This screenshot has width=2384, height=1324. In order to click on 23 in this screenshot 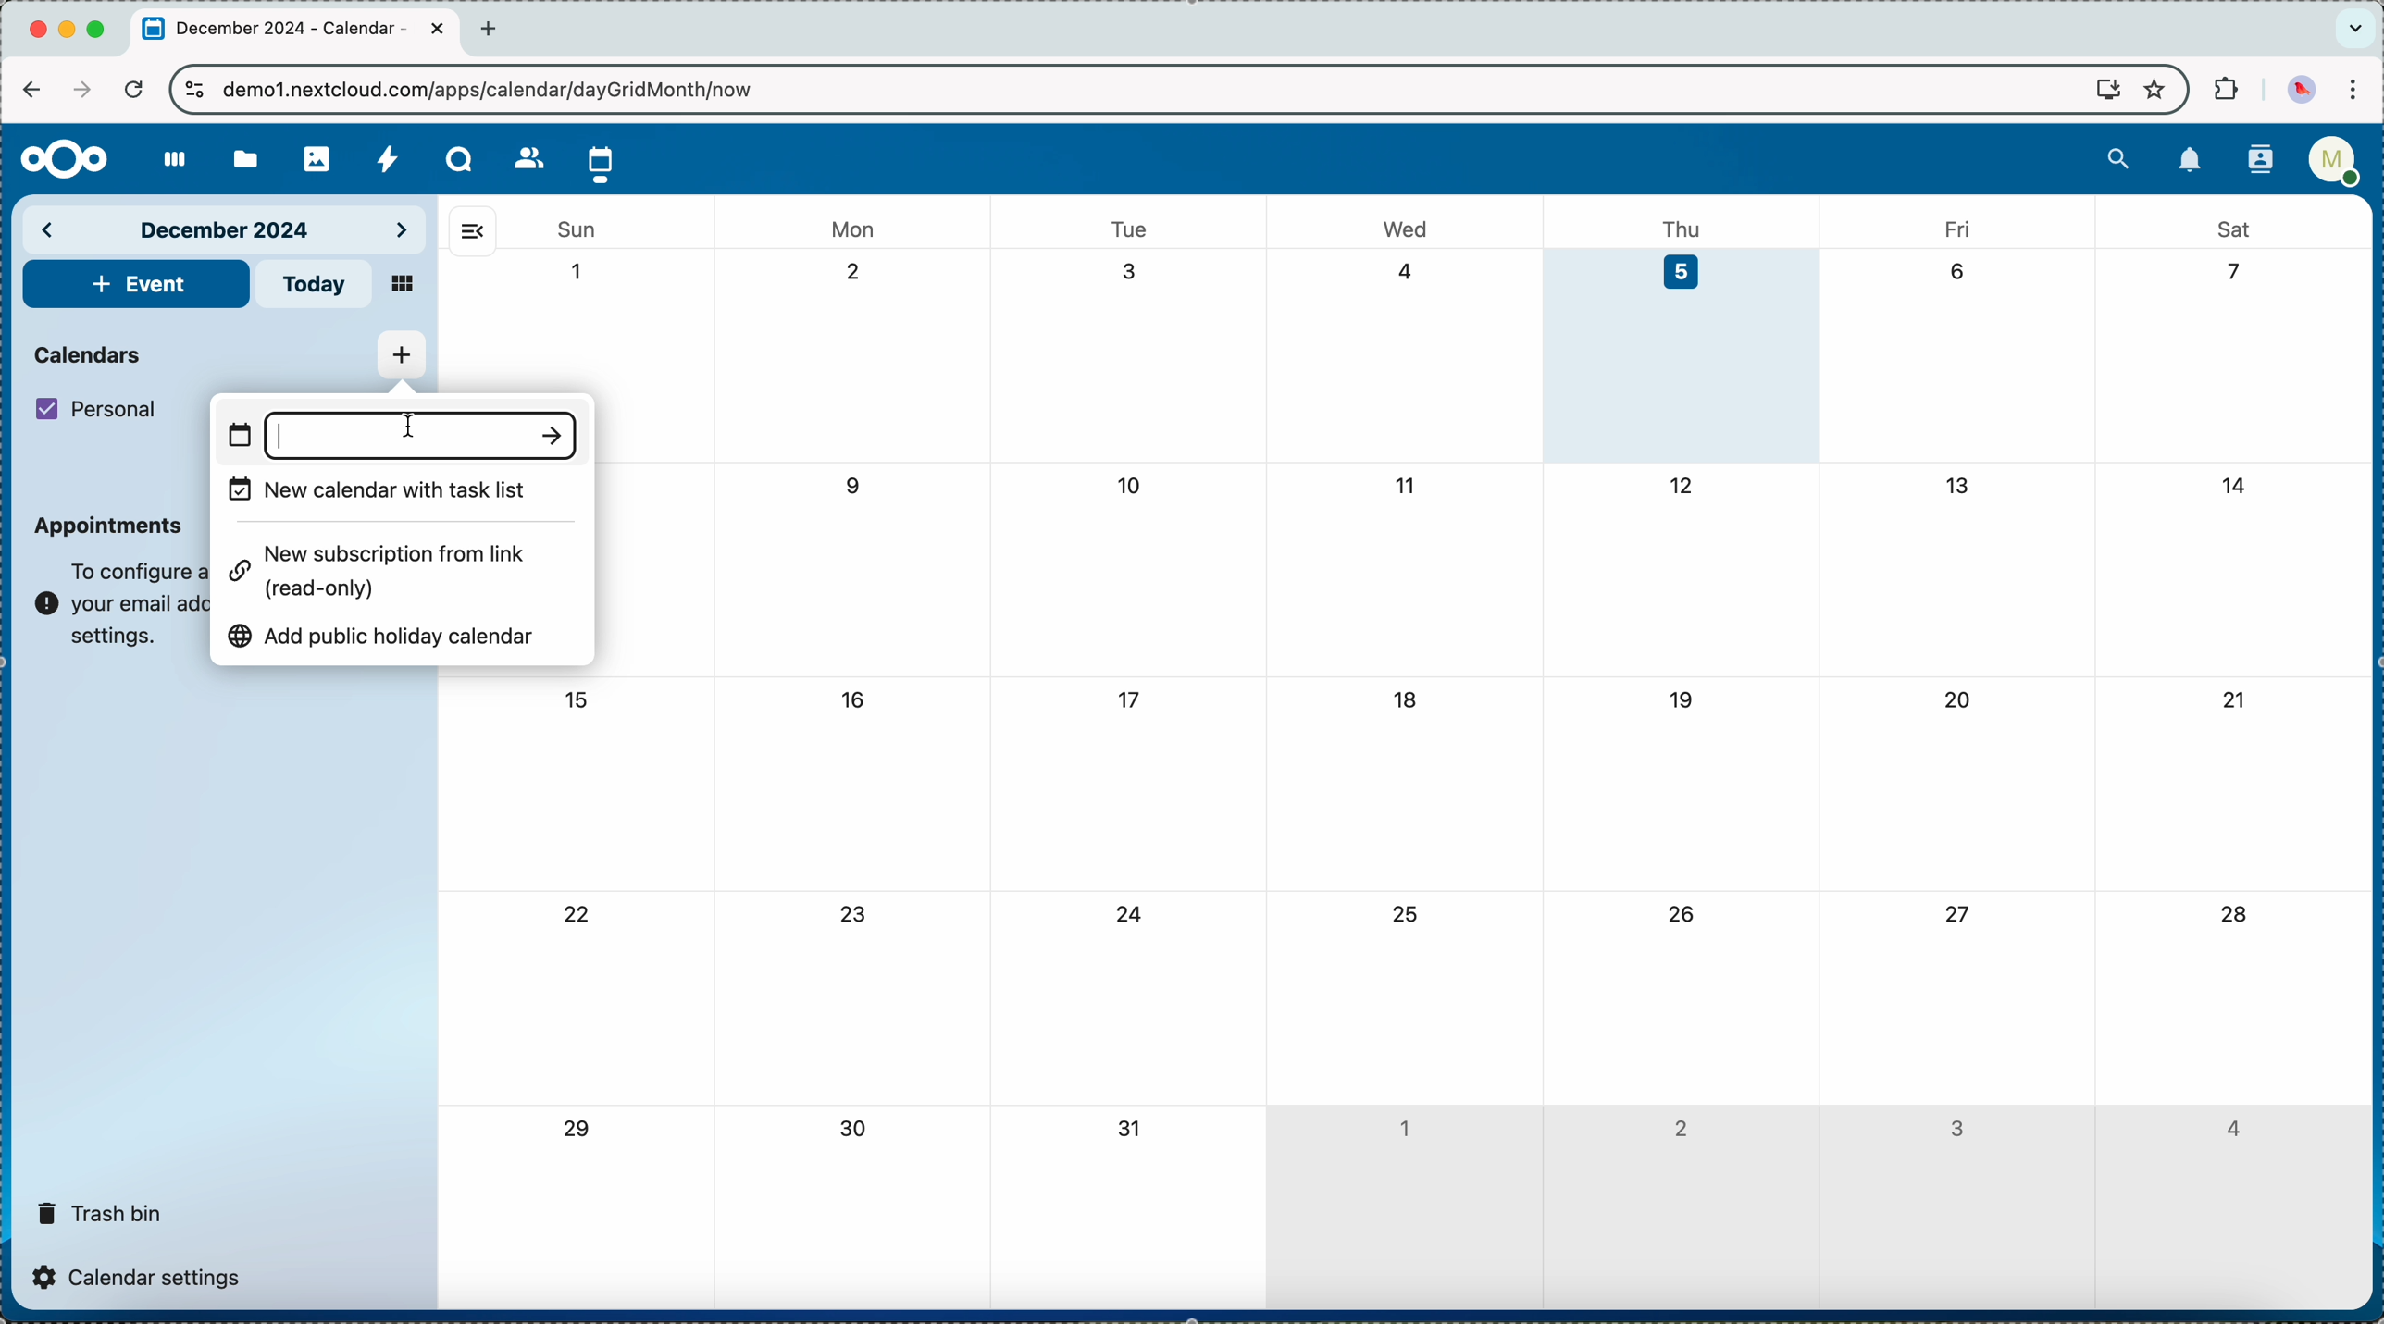, I will do `click(858, 913)`.